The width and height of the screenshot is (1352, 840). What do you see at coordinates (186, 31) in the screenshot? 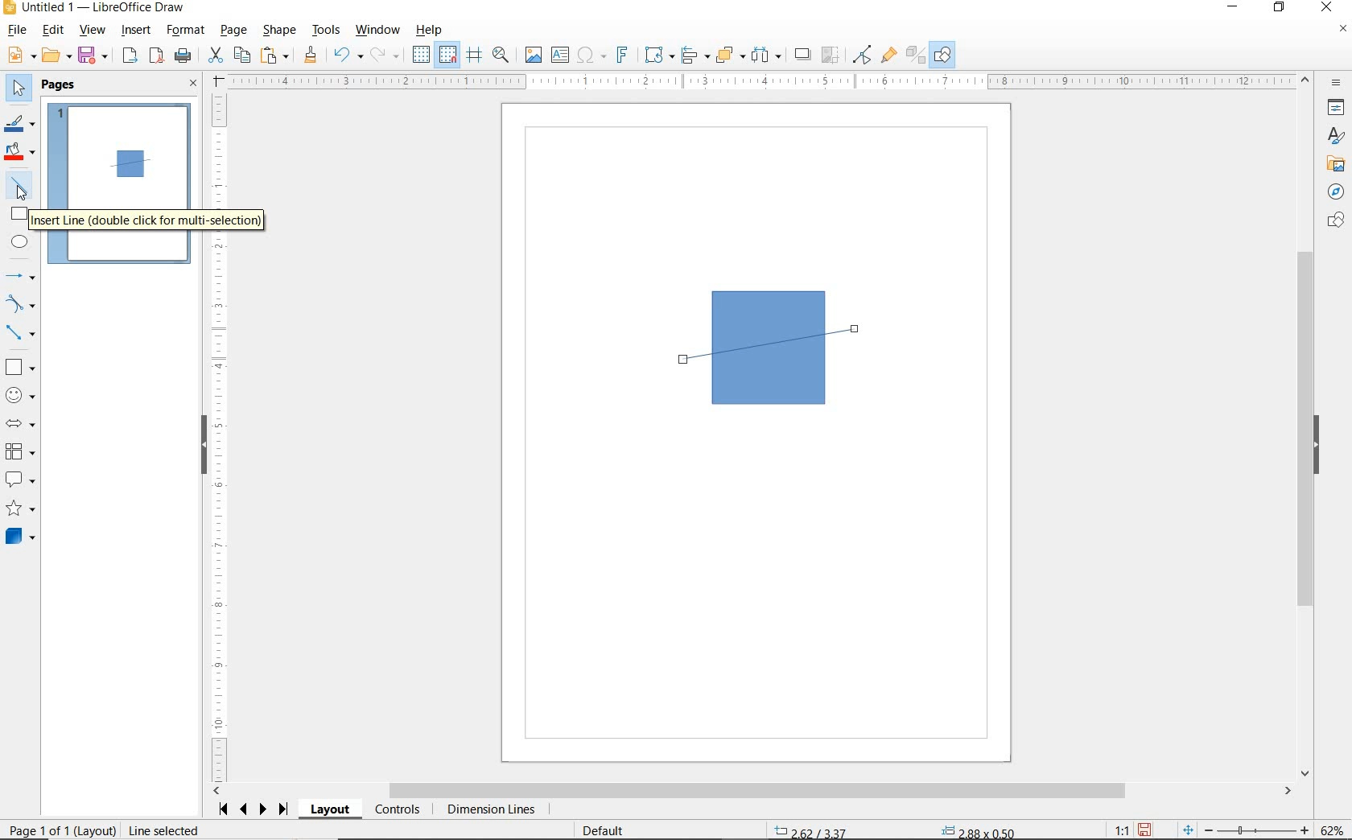
I see `FORMAT` at bounding box center [186, 31].